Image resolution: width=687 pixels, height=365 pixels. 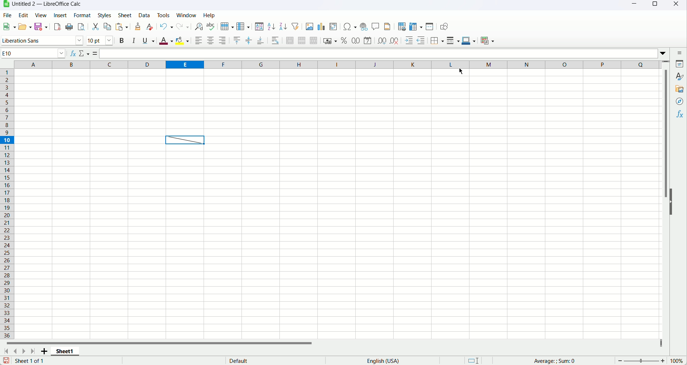 I want to click on Add new sheet, so click(x=44, y=352).